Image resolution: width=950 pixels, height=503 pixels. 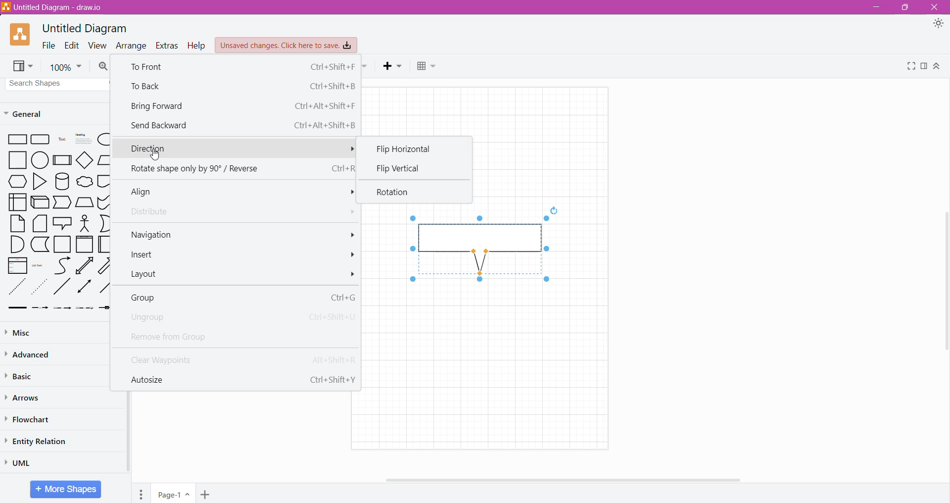 I want to click on Expand/Collapse, so click(x=937, y=66).